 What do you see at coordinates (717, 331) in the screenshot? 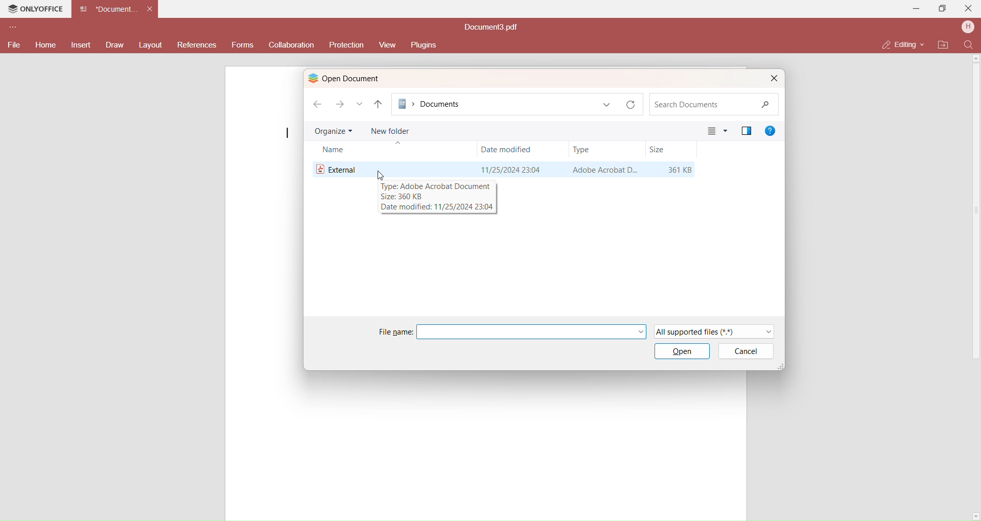
I see `Supported File` at bounding box center [717, 331].